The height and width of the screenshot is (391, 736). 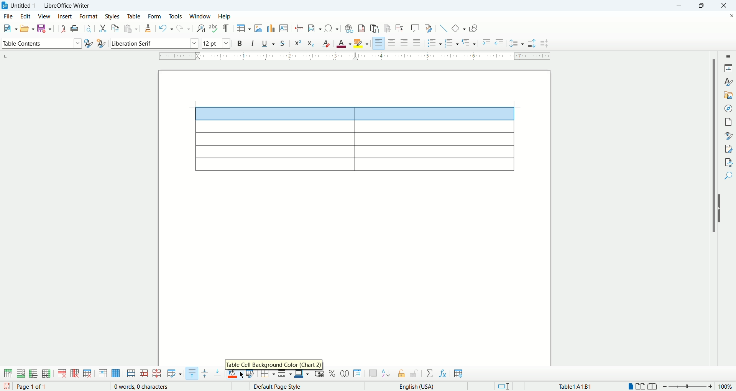 What do you see at coordinates (344, 43) in the screenshot?
I see `font color` at bounding box center [344, 43].